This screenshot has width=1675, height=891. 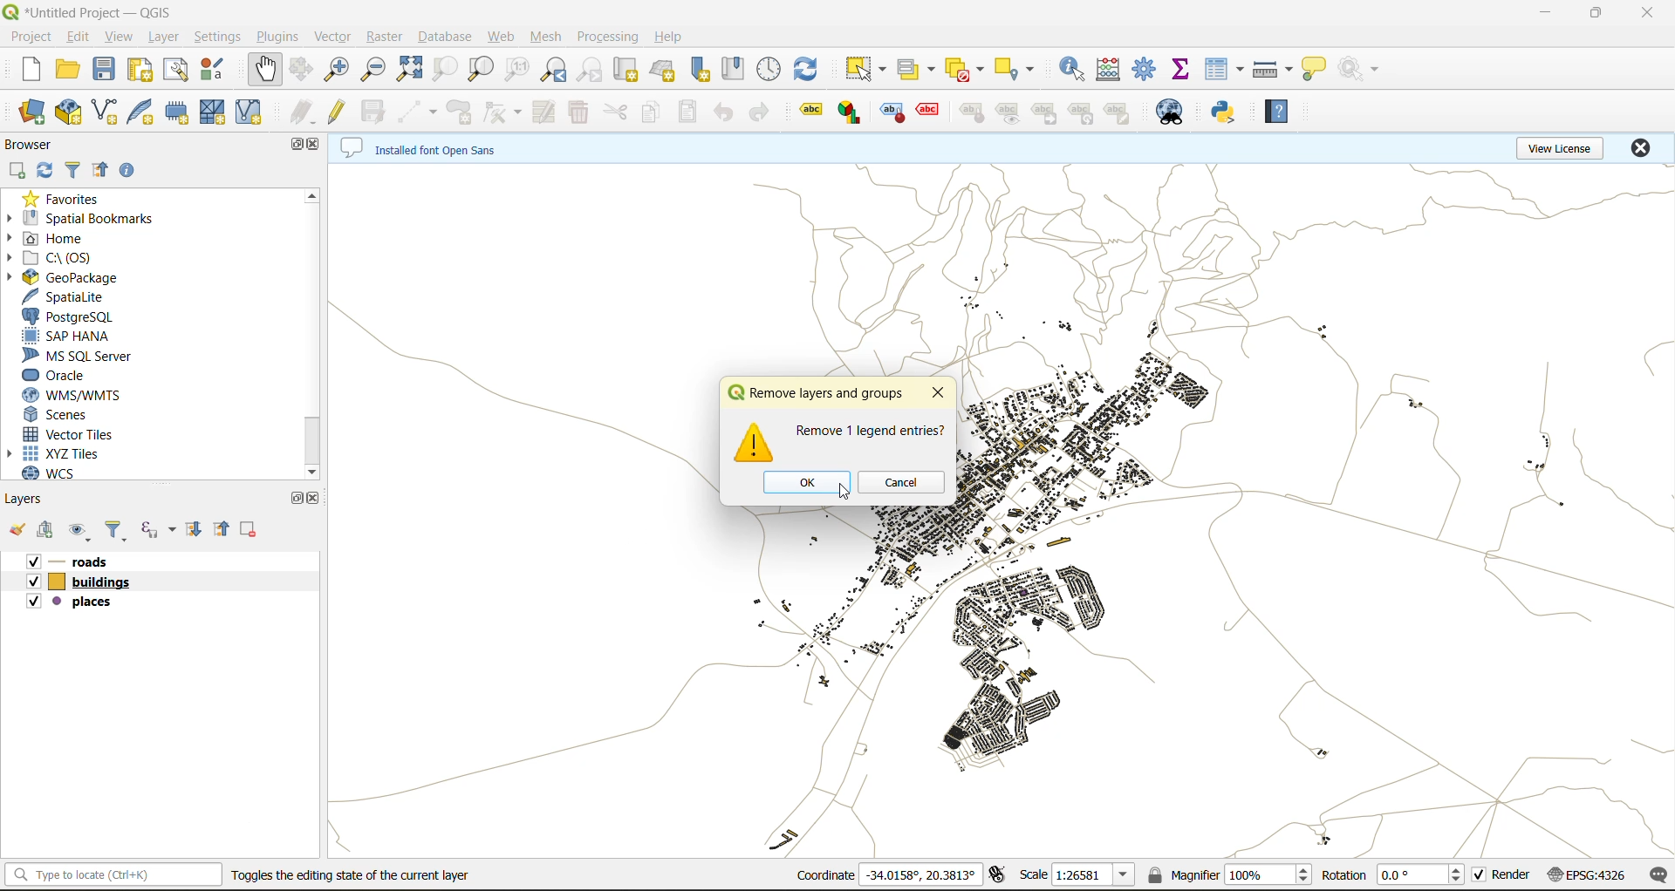 What do you see at coordinates (142, 71) in the screenshot?
I see `print layout` at bounding box center [142, 71].